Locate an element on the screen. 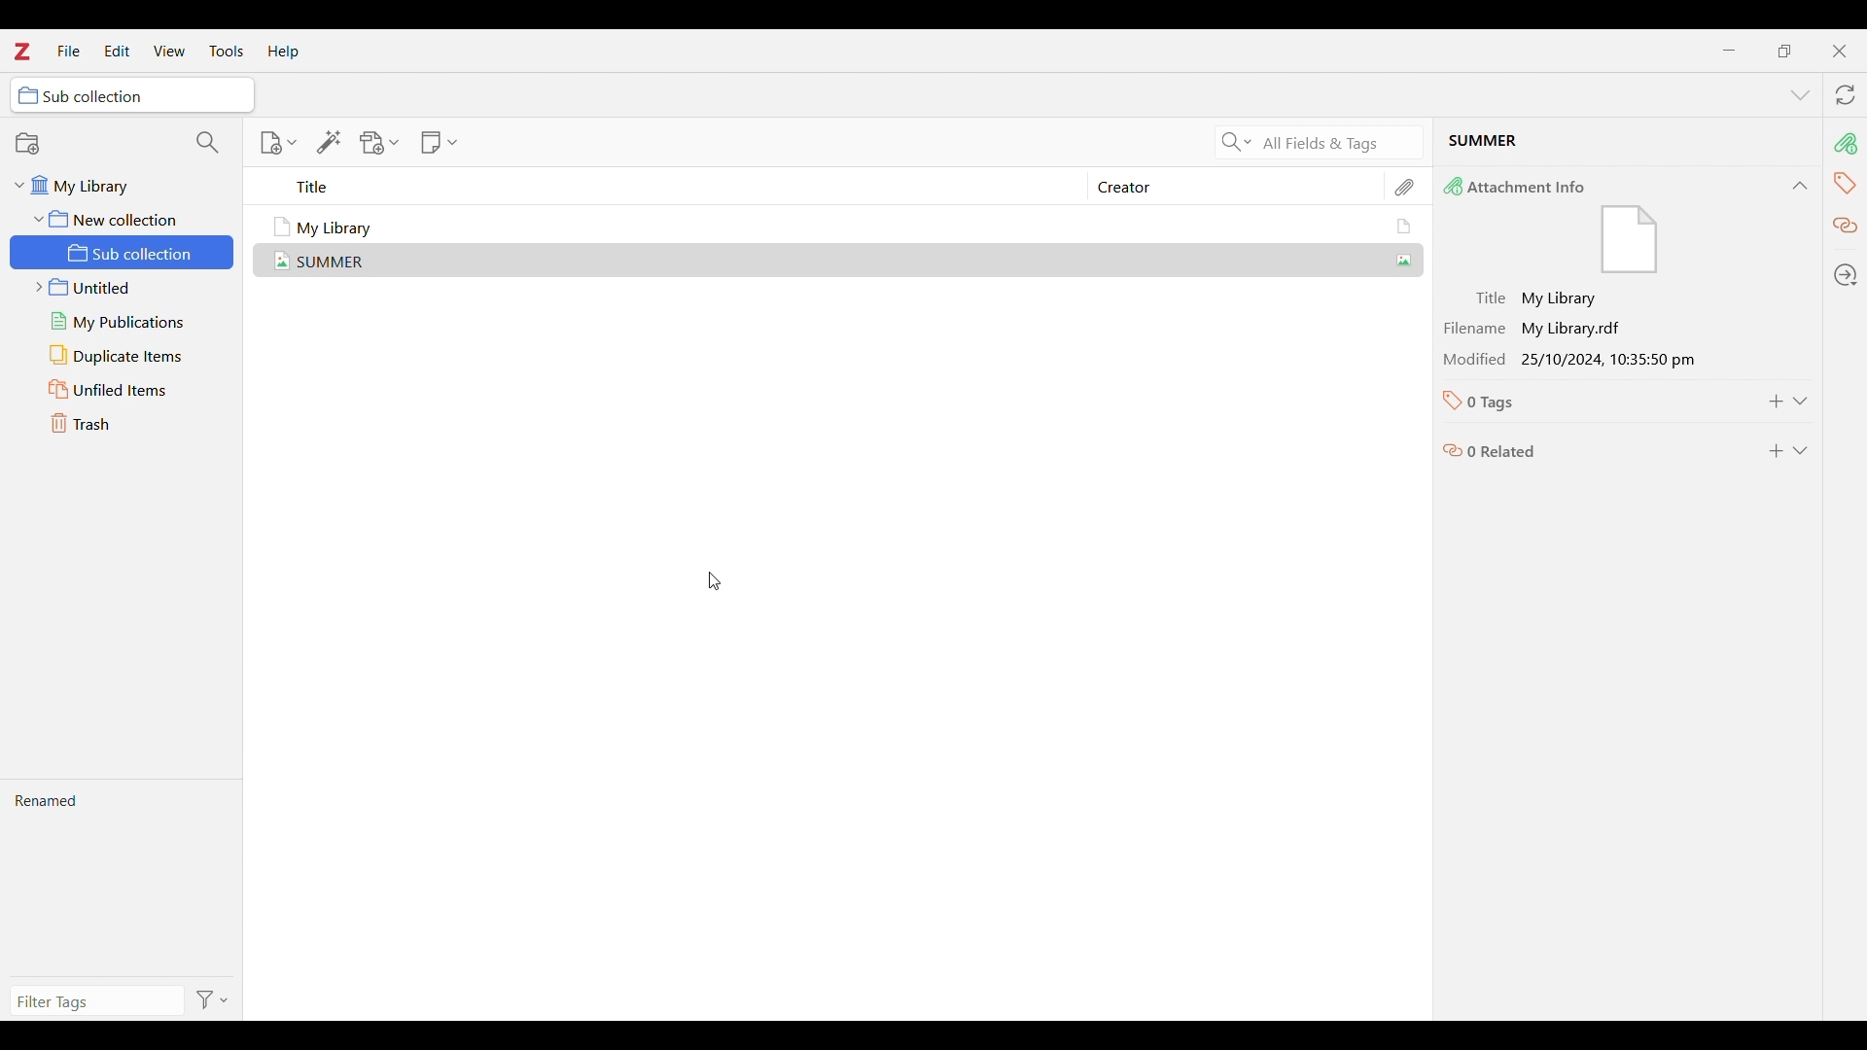 This screenshot has width=1867, height=1050. Attachment Info is located at coordinates (1603, 226).